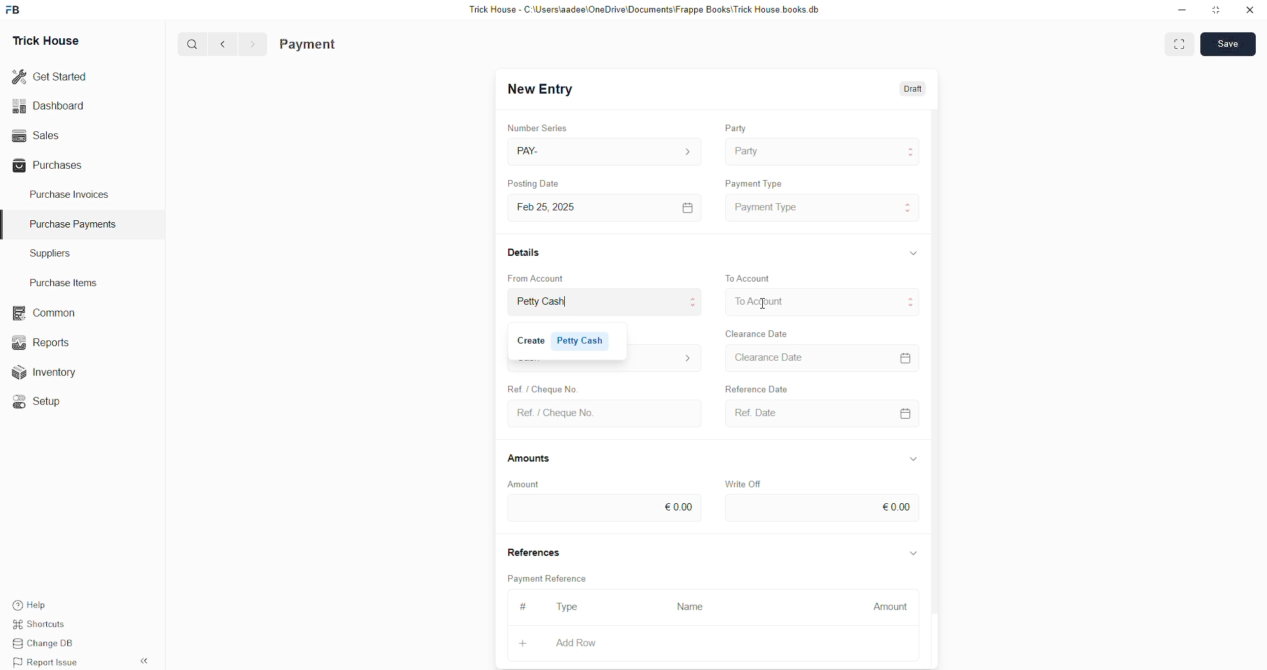  Describe the element at coordinates (738, 125) in the screenshot. I see `Party` at that location.